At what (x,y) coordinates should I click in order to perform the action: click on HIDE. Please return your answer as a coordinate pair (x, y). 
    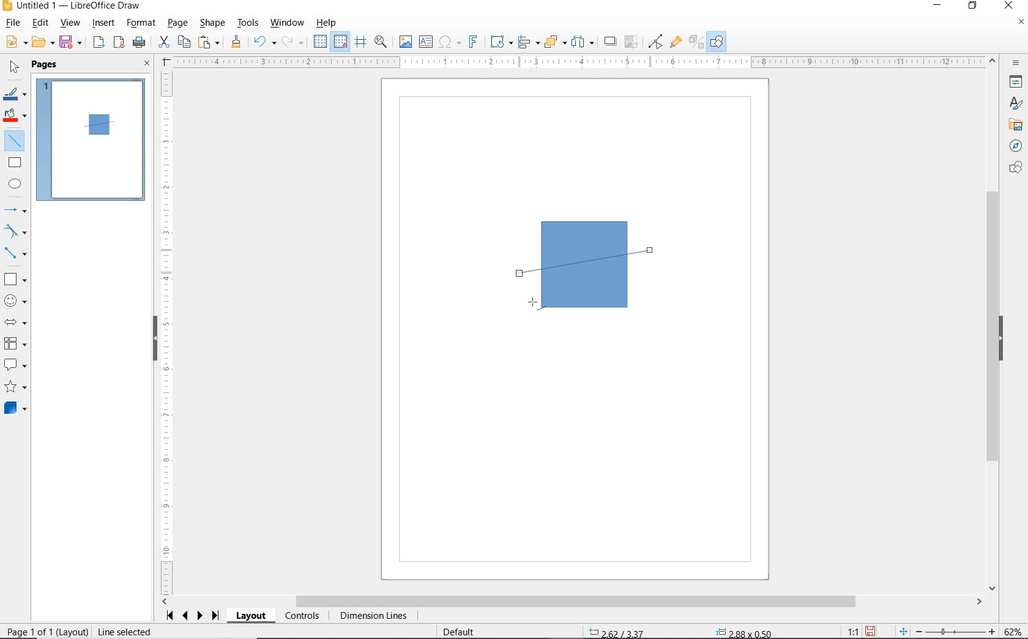
    Looking at the image, I should click on (155, 340).